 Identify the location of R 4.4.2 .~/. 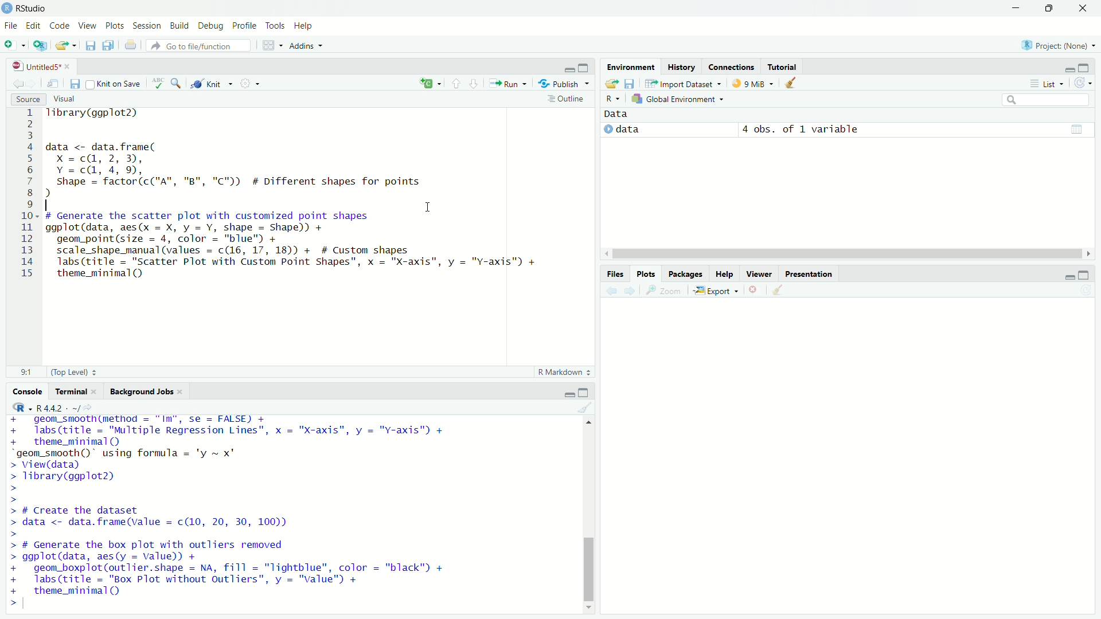
(58, 408).